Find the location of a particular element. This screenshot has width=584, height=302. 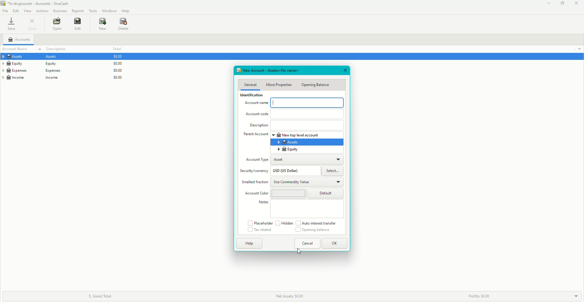

Profits is located at coordinates (478, 296).